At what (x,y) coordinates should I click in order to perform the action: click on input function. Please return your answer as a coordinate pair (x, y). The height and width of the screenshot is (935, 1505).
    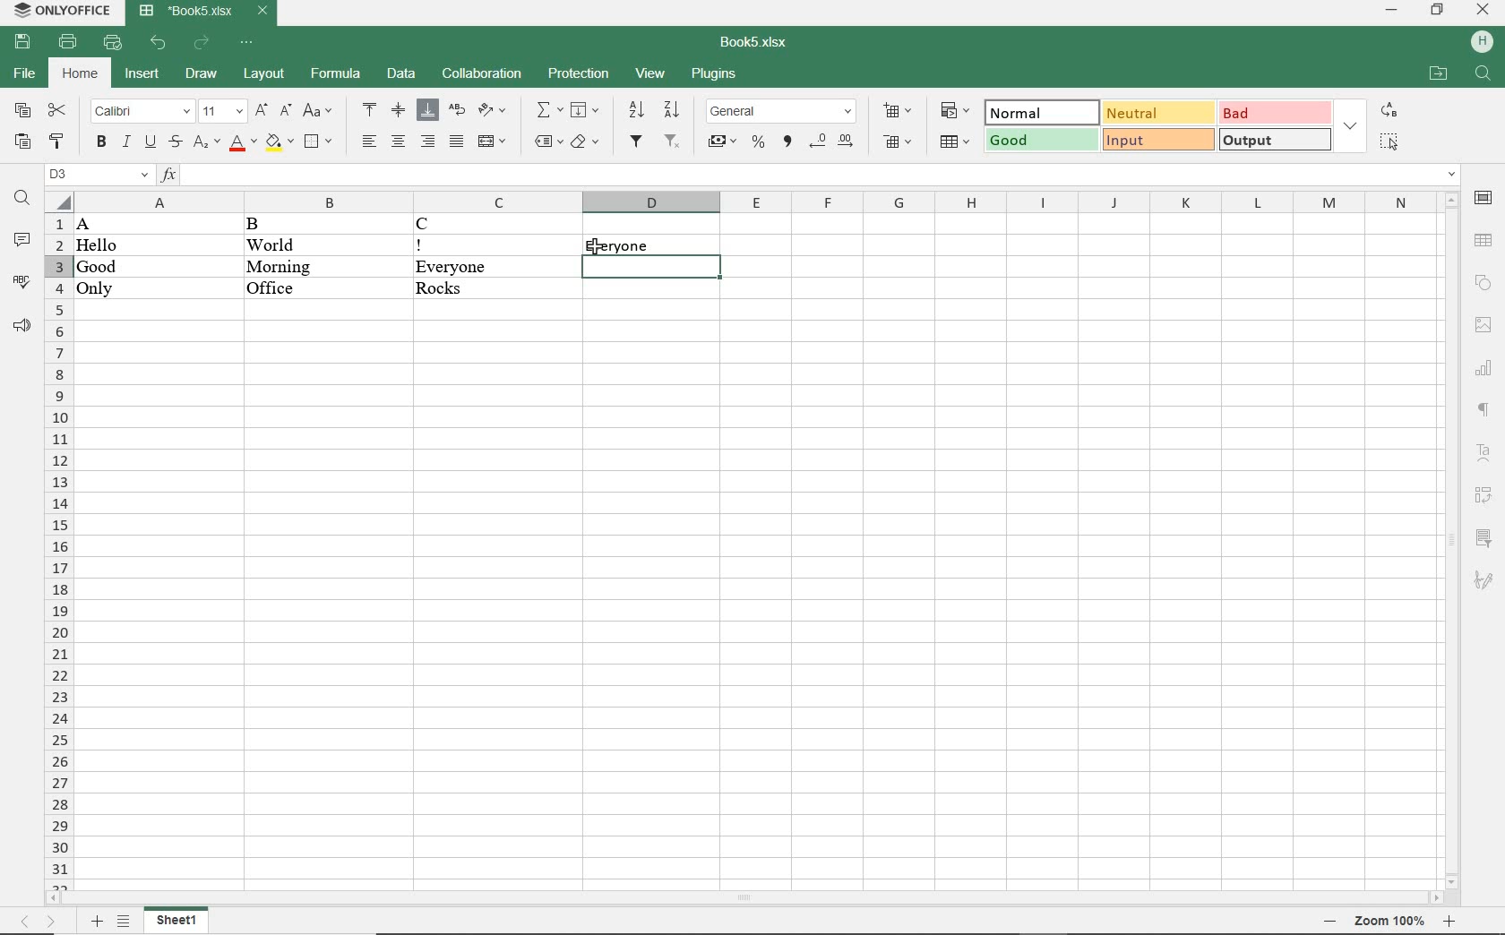
    Looking at the image, I should click on (811, 176).